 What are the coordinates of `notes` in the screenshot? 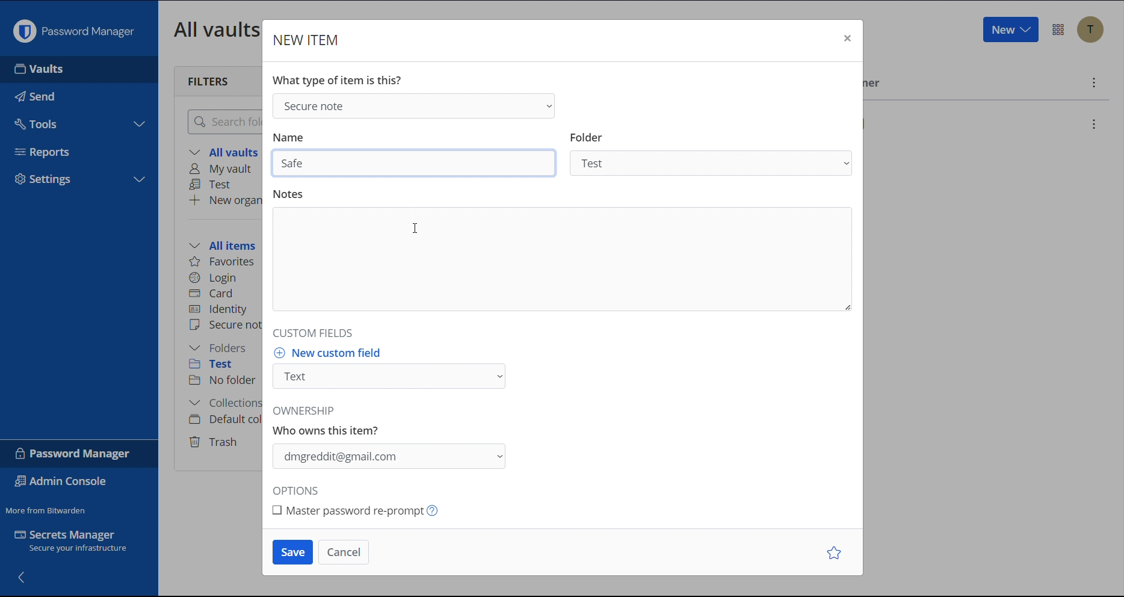 It's located at (289, 193).